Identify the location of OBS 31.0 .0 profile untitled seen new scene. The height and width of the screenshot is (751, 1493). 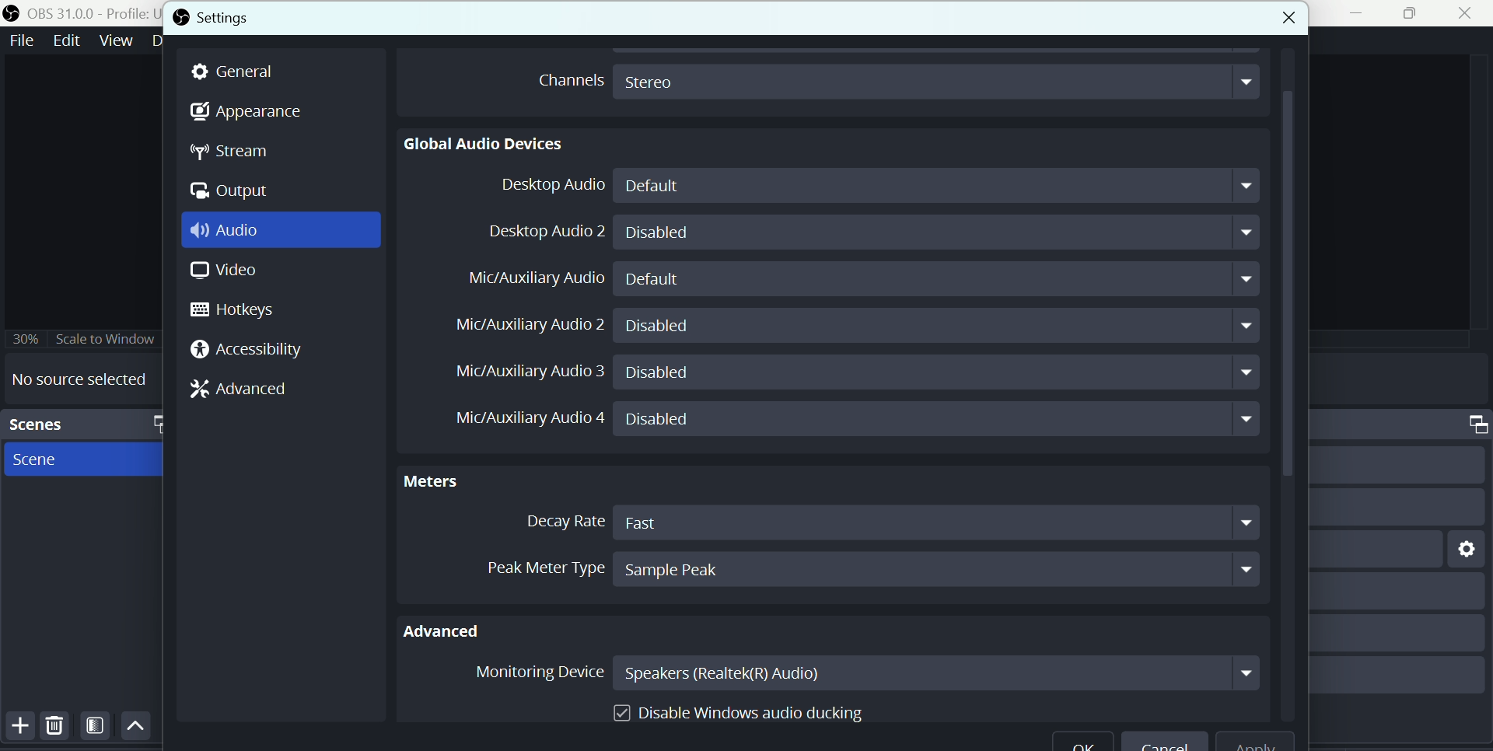
(92, 12).